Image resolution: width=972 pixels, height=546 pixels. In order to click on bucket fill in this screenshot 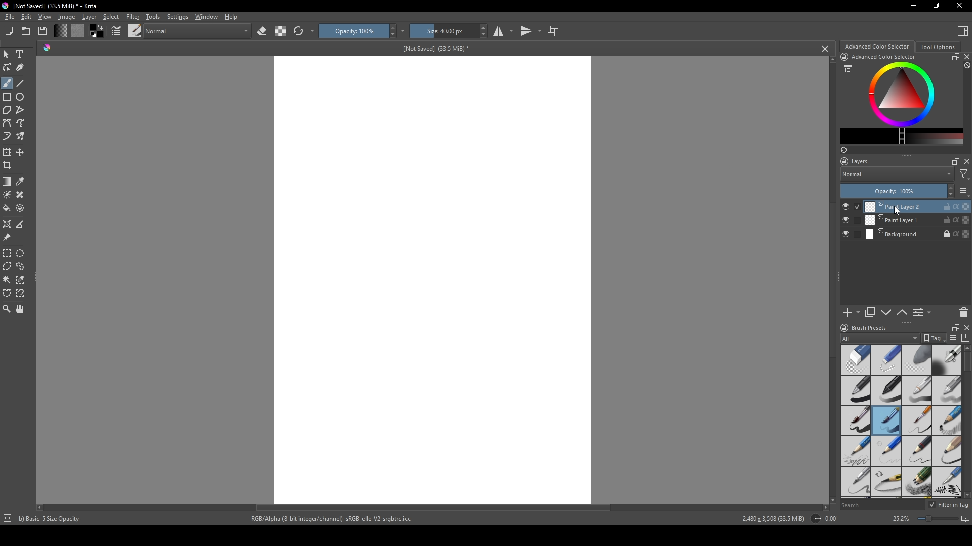, I will do `click(8, 208)`.